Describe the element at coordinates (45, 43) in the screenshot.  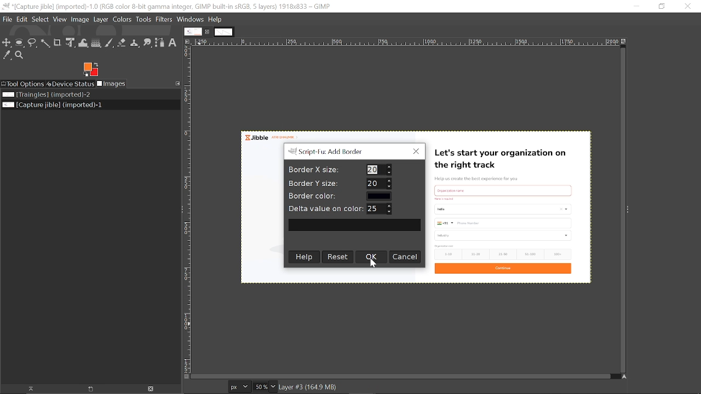
I see `Fuzzy select tool` at that location.